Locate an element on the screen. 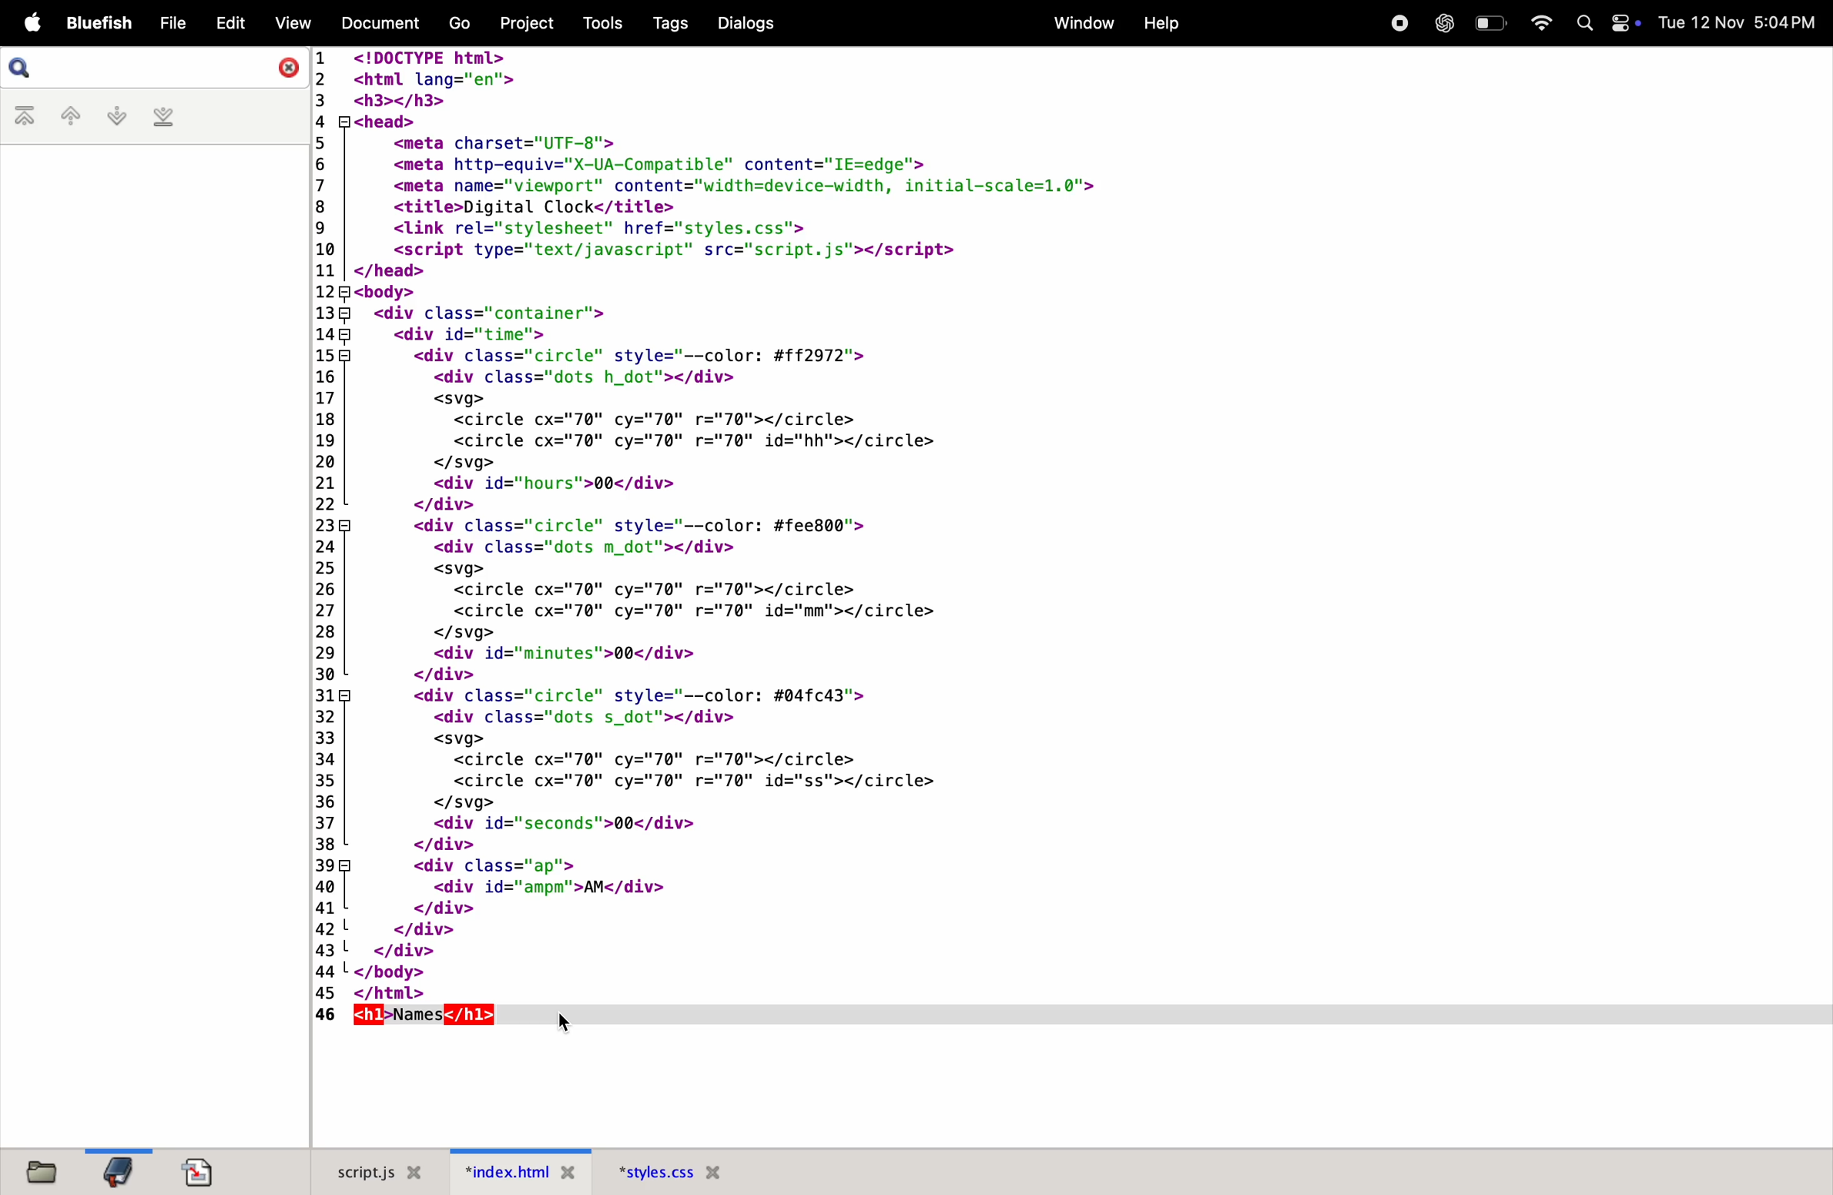  document is located at coordinates (202, 1170).